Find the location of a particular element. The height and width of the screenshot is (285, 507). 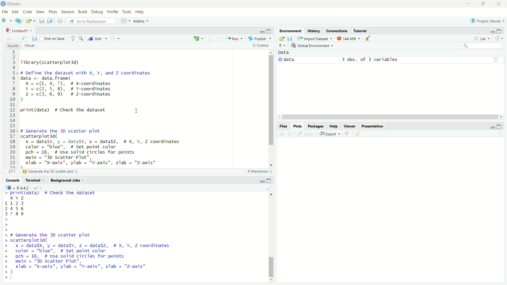

insert a new code chunk is located at coordinates (198, 37).